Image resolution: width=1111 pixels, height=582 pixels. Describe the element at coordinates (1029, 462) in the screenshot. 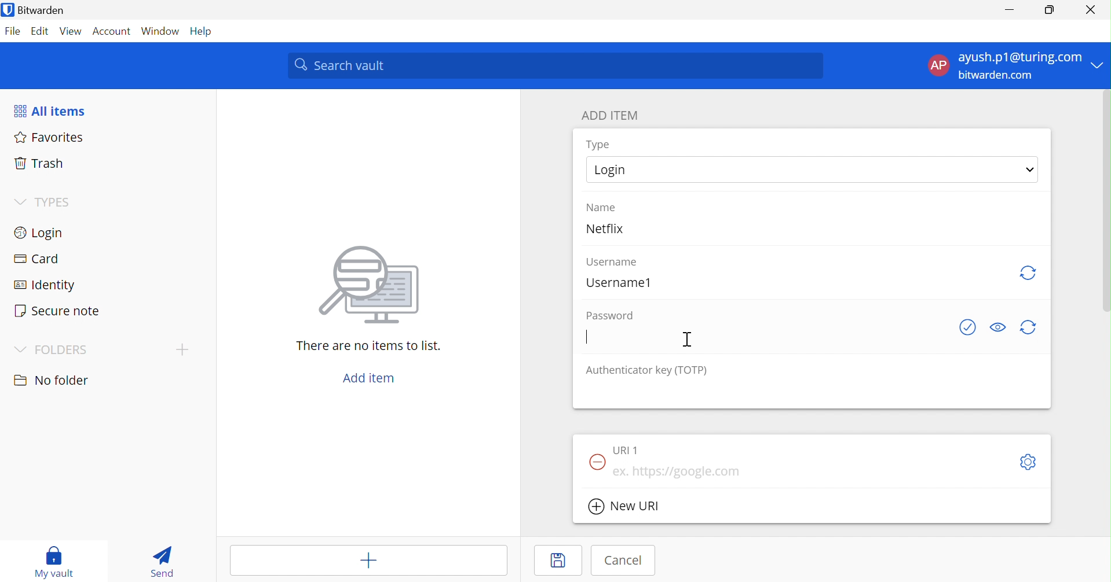

I see `Toggle options` at that location.